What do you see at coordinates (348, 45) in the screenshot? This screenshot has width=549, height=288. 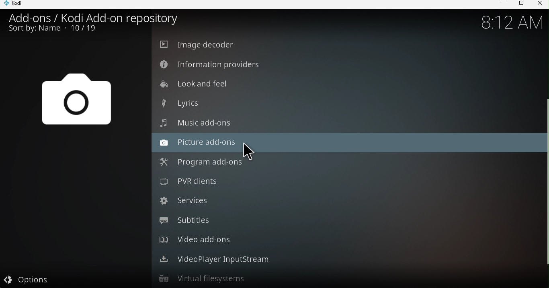 I see `Image decoder` at bounding box center [348, 45].